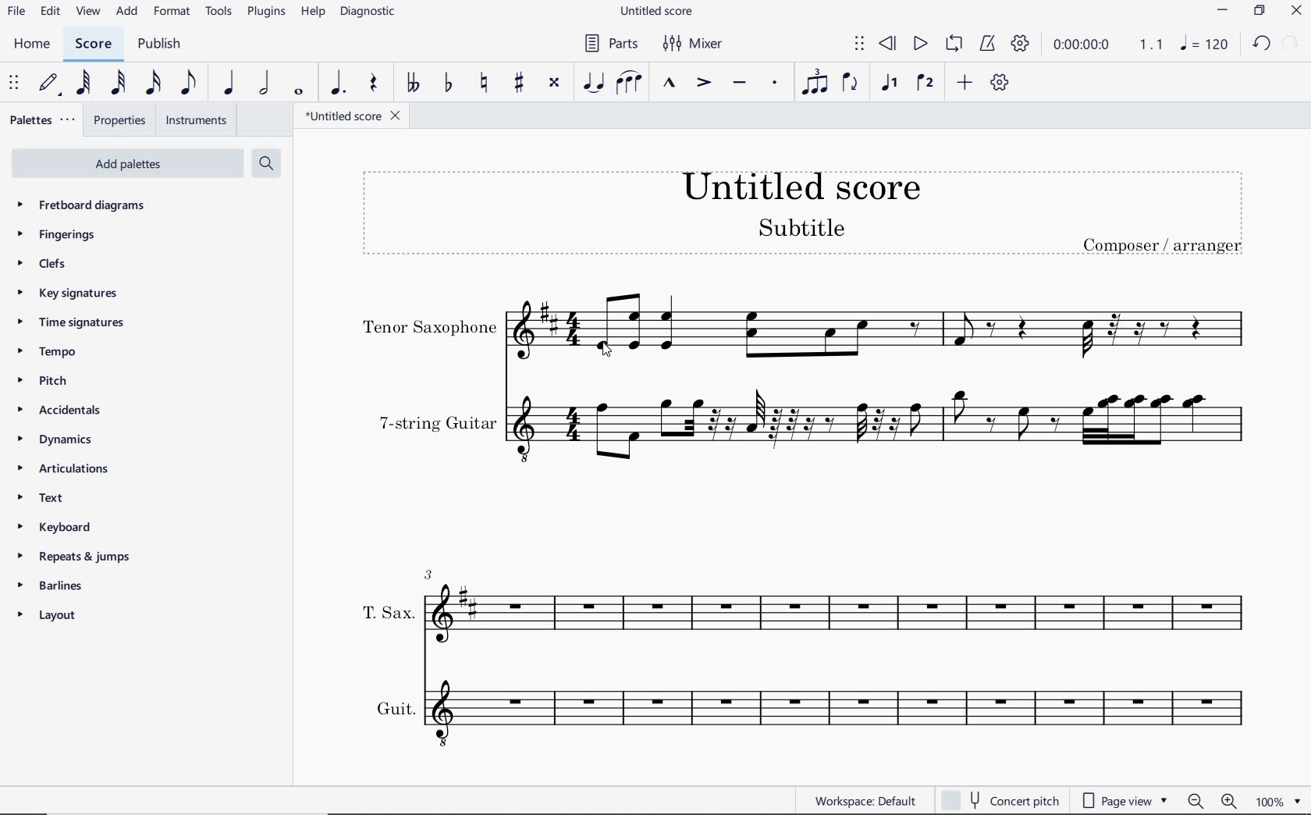 This screenshot has width=1311, height=815. I want to click on METRONOME, so click(987, 42).